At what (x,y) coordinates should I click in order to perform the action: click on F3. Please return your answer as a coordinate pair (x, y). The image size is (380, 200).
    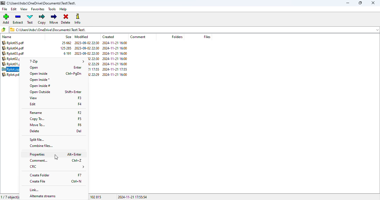
    Looking at the image, I should click on (80, 98).